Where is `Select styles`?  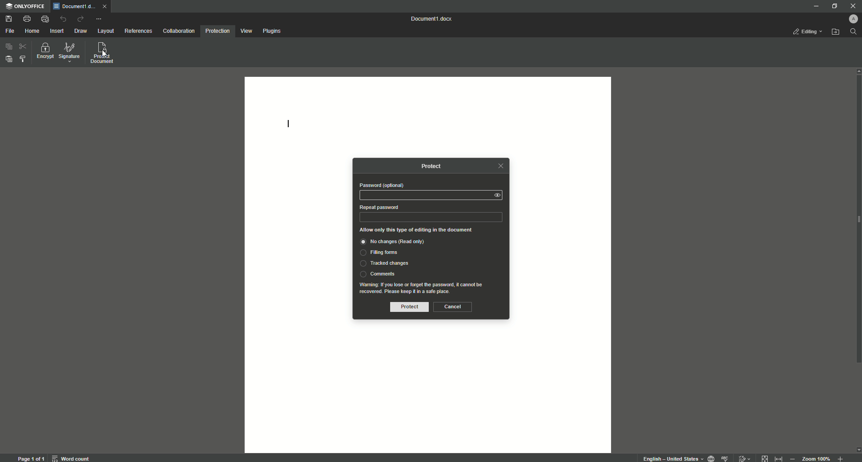 Select styles is located at coordinates (22, 60).